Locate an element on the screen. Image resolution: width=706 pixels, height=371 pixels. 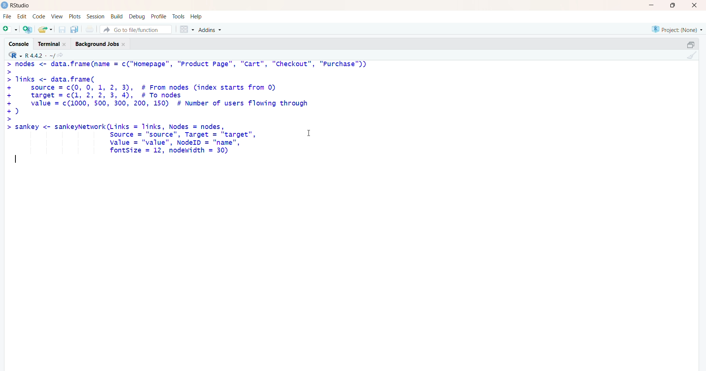
grid is located at coordinates (185, 30).